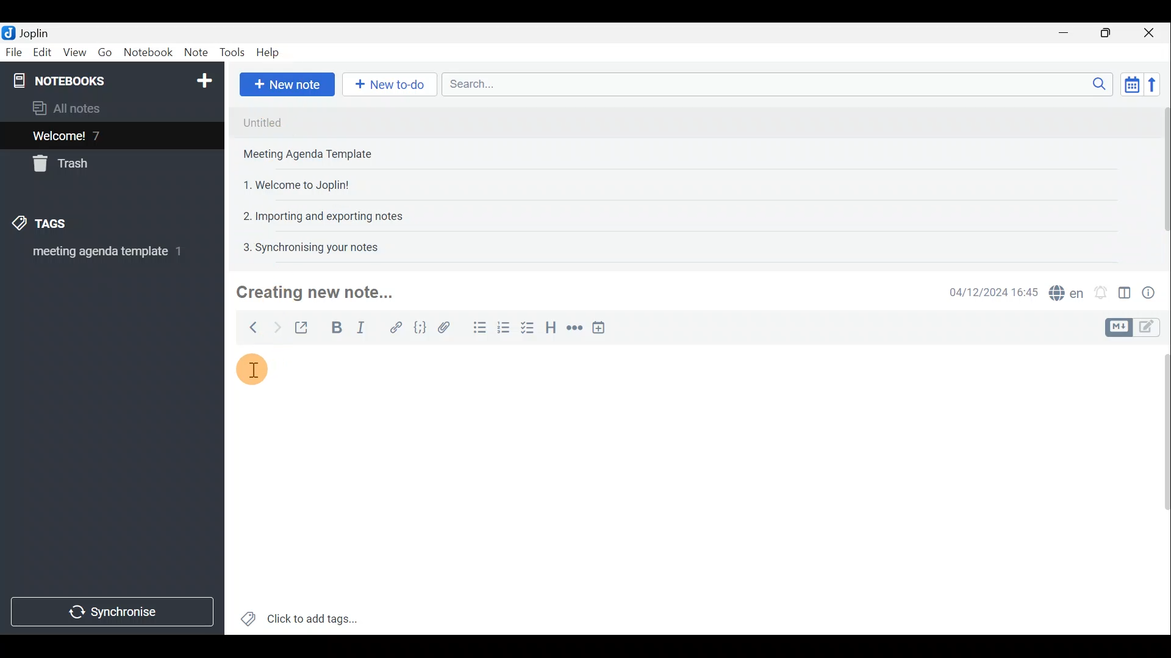 The height and width of the screenshot is (658, 1171). Describe the element at coordinates (552, 326) in the screenshot. I see `Heading` at that location.